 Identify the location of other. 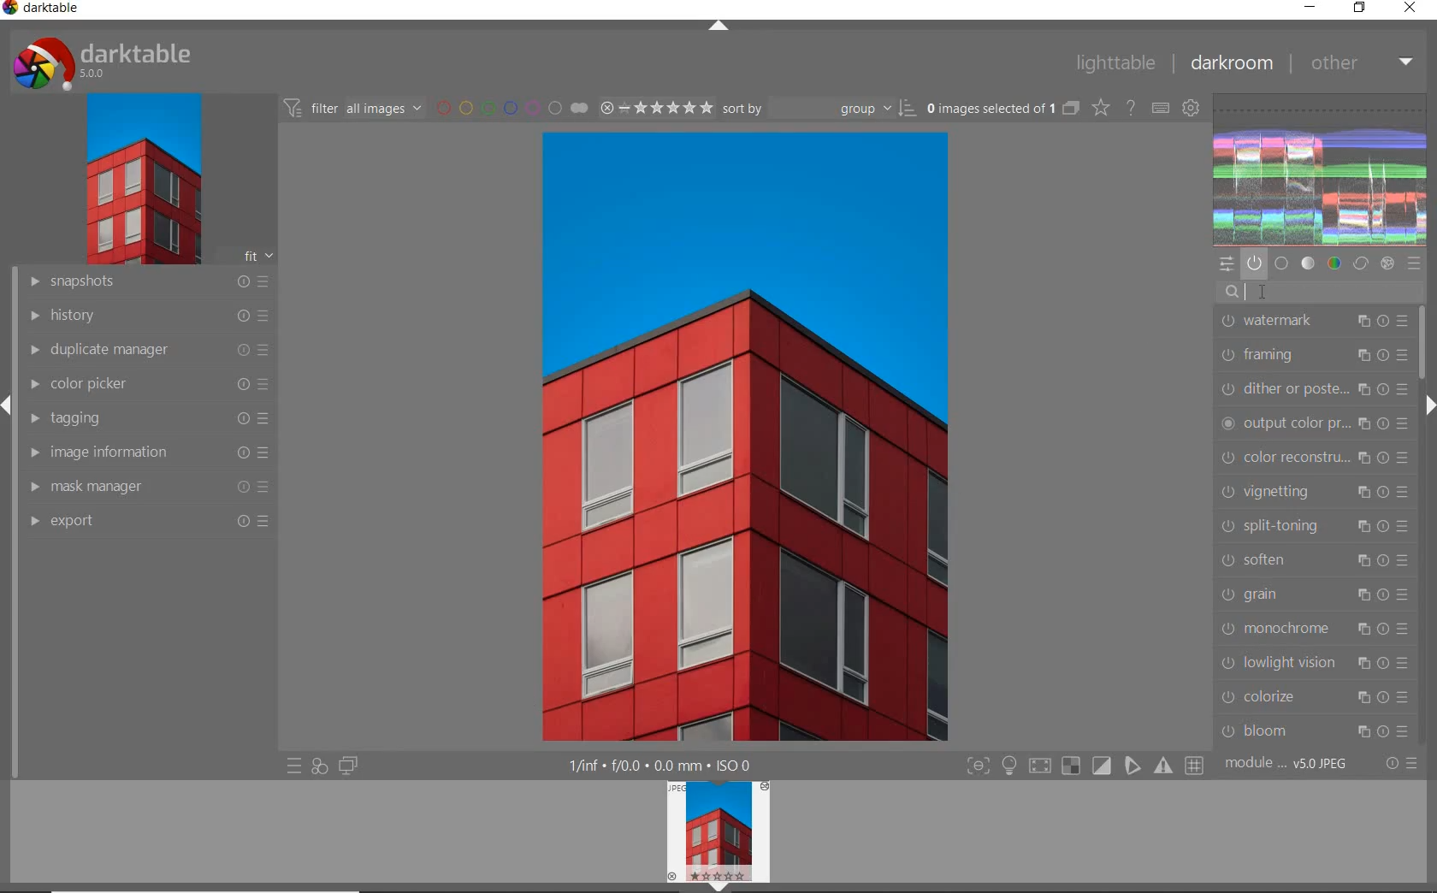
(1360, 64).